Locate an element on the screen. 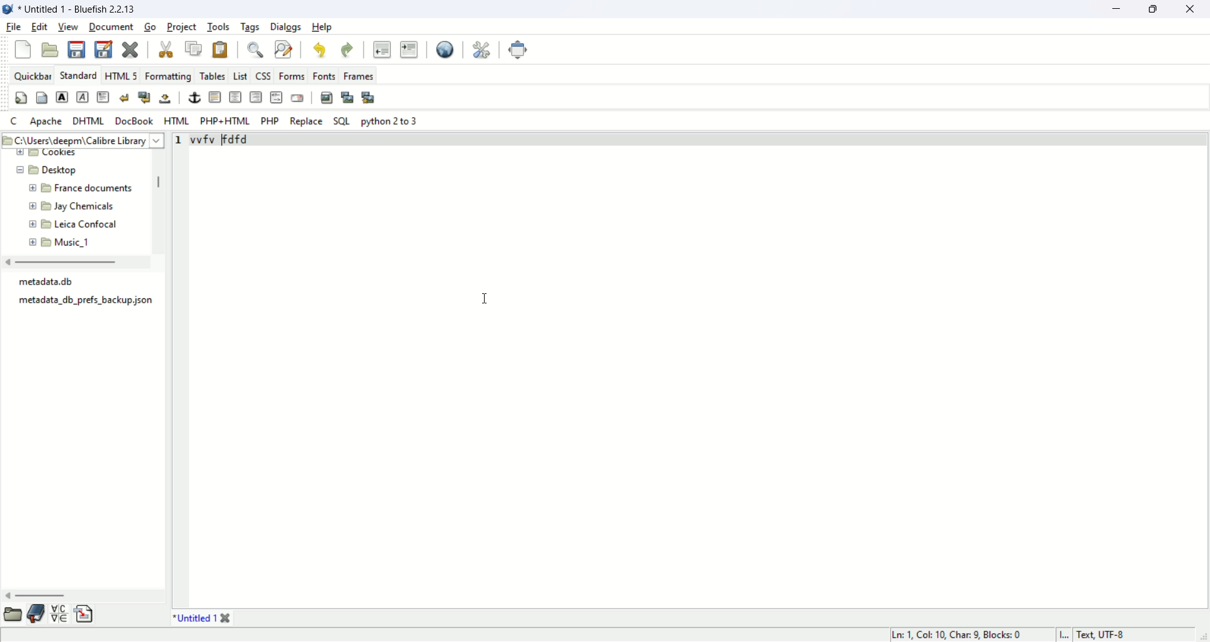 This screenshot has height=642, width=1210. char map is located at coordinates (60, 615).